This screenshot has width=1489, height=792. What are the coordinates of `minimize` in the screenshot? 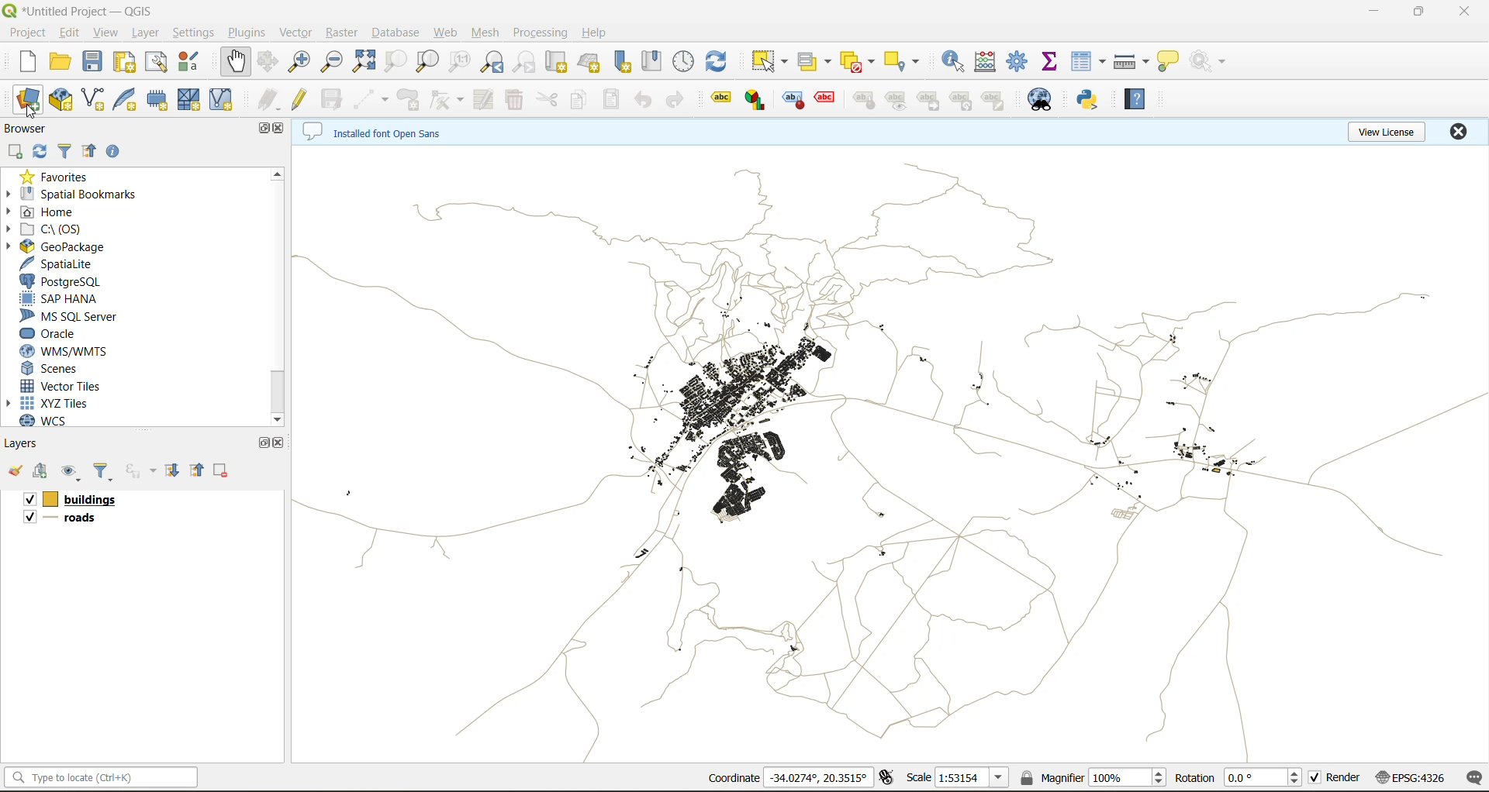 It's located at (1373, 11).